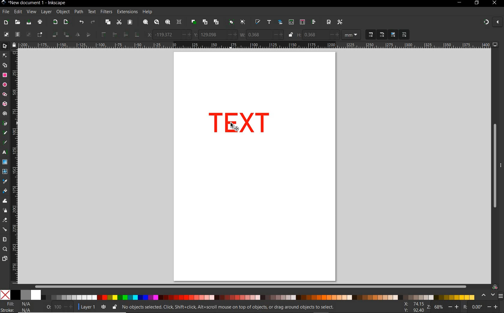 This screenshot has height=313, width=504. I want to click on FILTERS, so click(106, 11).